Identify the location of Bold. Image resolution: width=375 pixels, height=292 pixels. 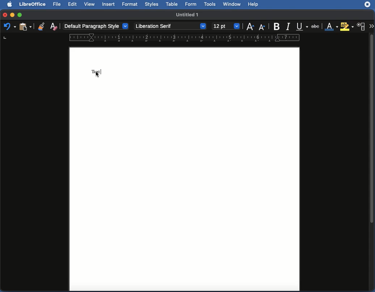
(277, 25).